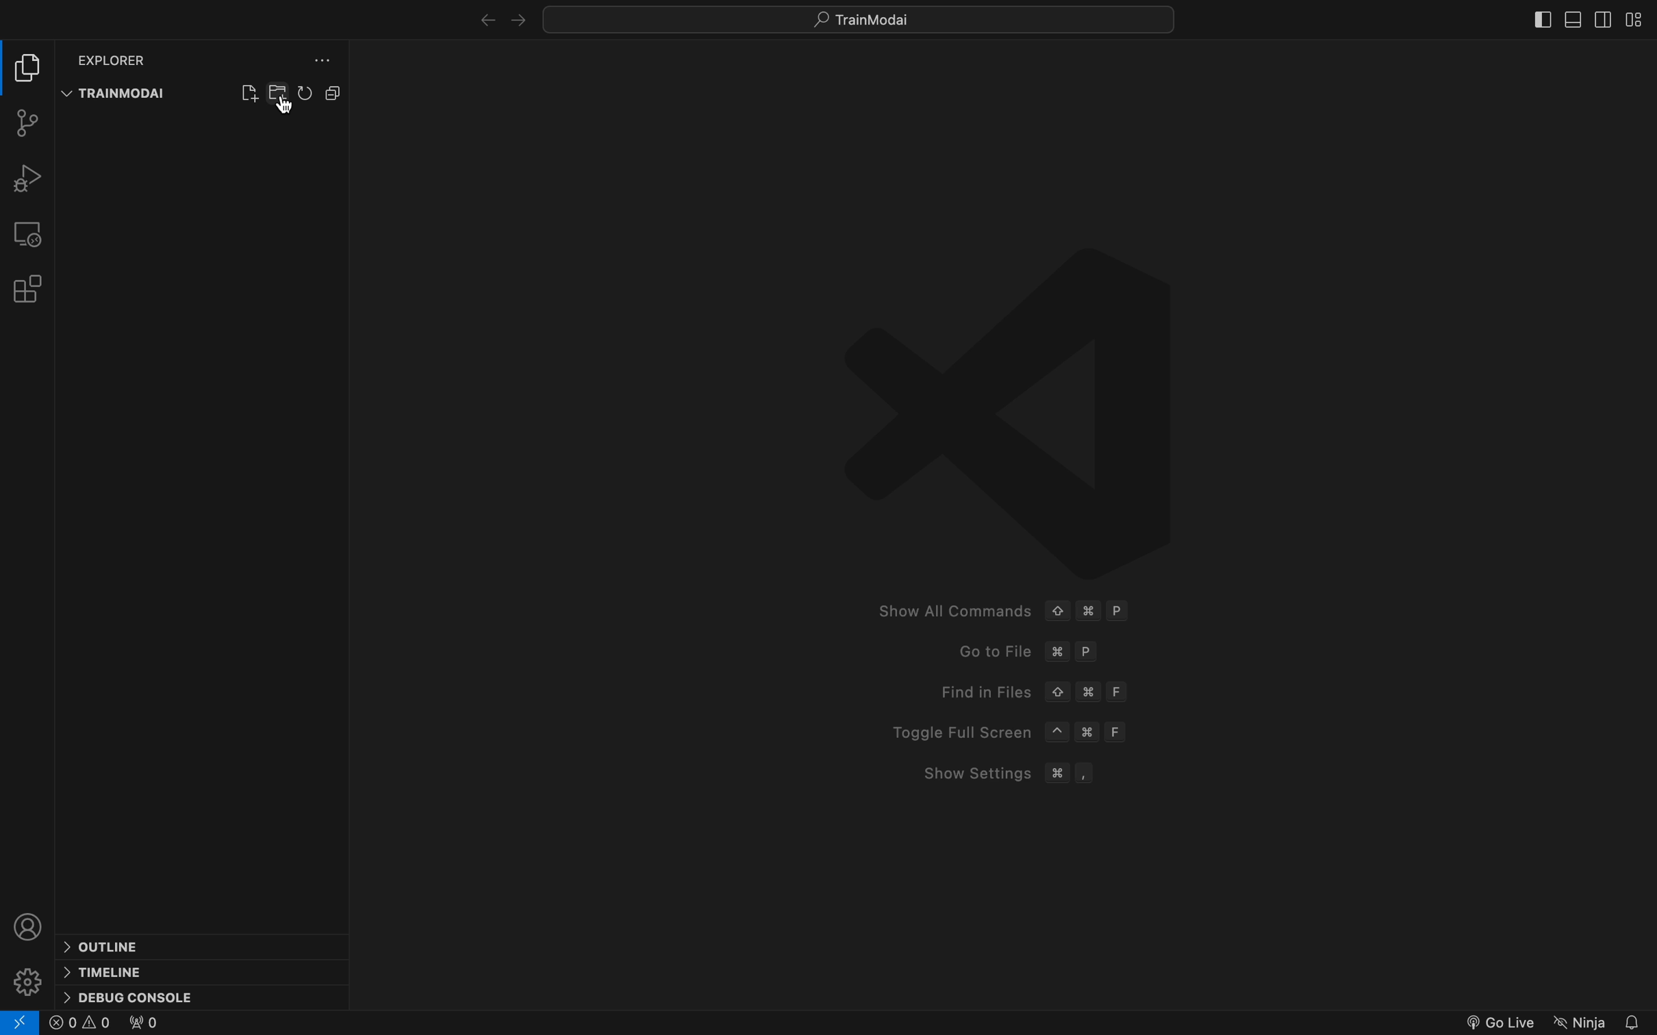  I want to click on remote explore, so click(27, 232).